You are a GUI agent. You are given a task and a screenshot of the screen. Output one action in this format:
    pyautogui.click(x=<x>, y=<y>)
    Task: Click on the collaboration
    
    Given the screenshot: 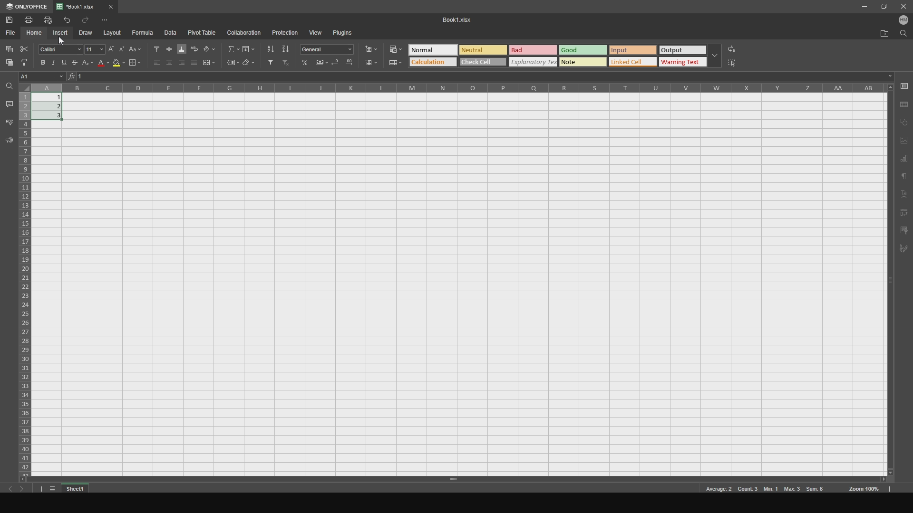 What is the action you would take?
    pyautogui.click(x=245, y=33)
    